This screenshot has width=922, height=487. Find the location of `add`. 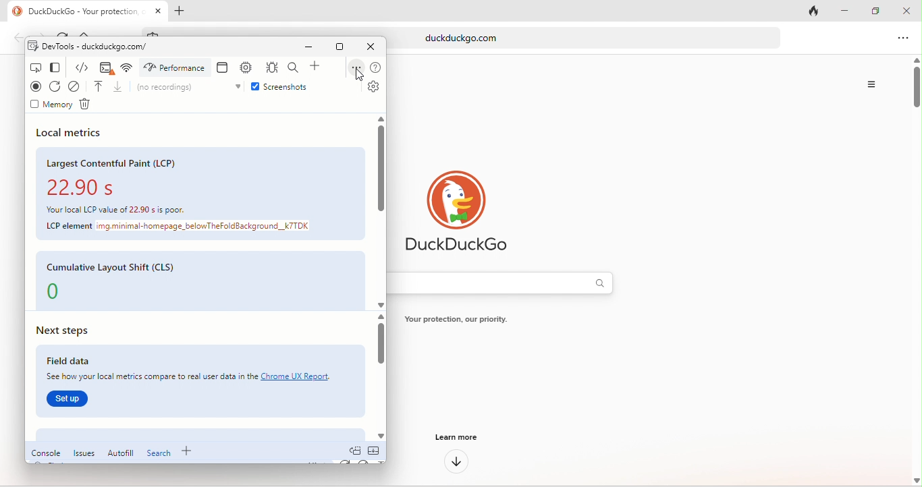

add is located at coordinates (190, 454).